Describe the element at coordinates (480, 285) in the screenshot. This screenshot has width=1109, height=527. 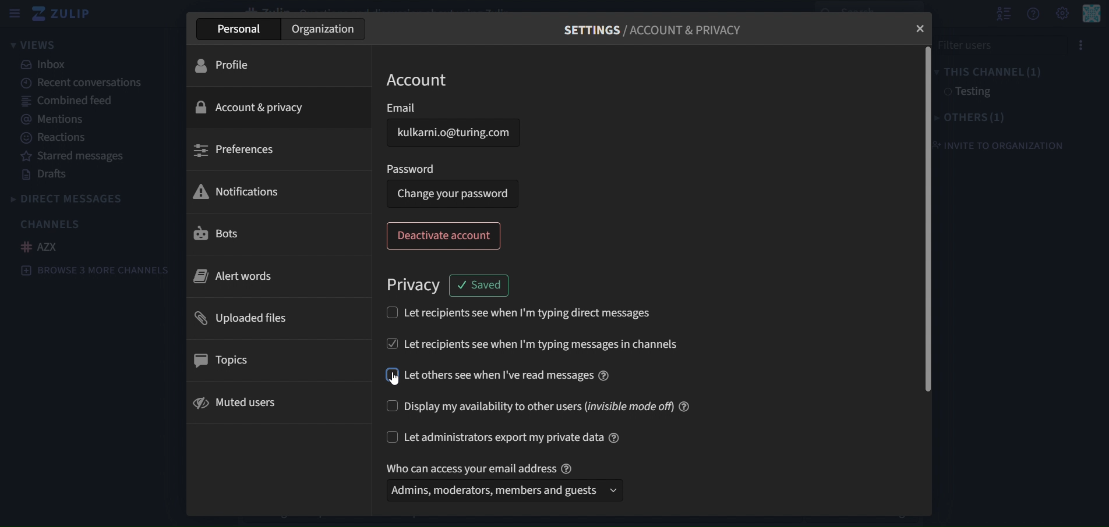
I see `saved` at that location.